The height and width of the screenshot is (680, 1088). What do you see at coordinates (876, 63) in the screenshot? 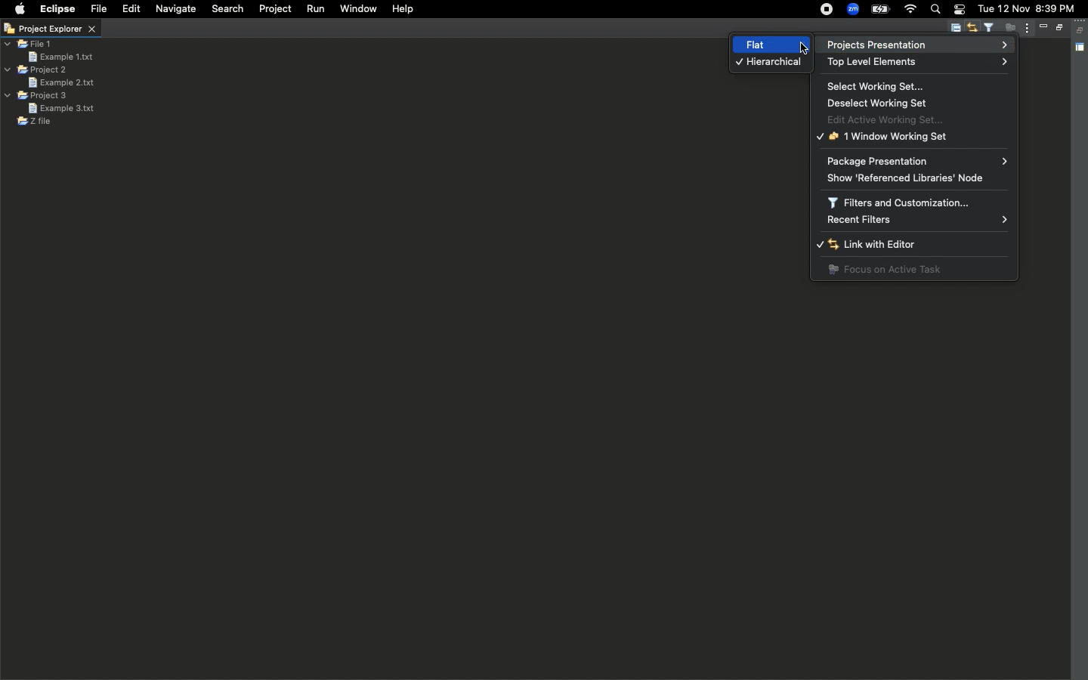
I see `Top level elements` at bounding box center [876, 63].